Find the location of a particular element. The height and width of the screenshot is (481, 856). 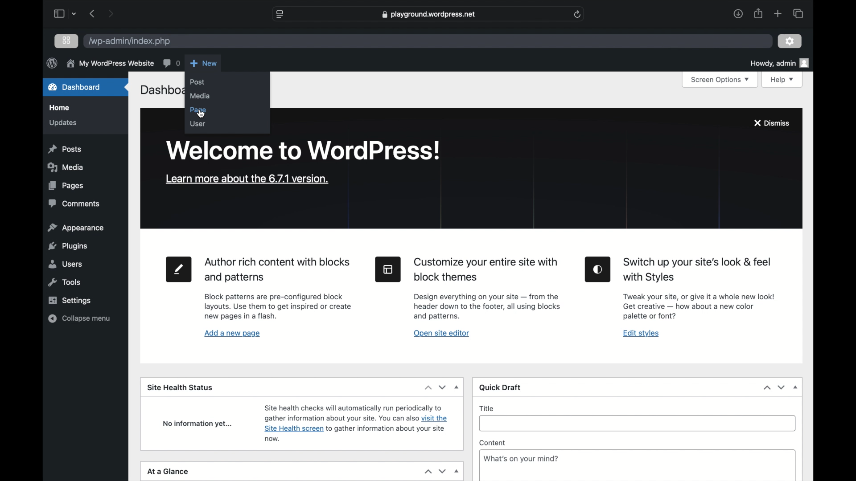

heading is located at coordinates (276, 270).